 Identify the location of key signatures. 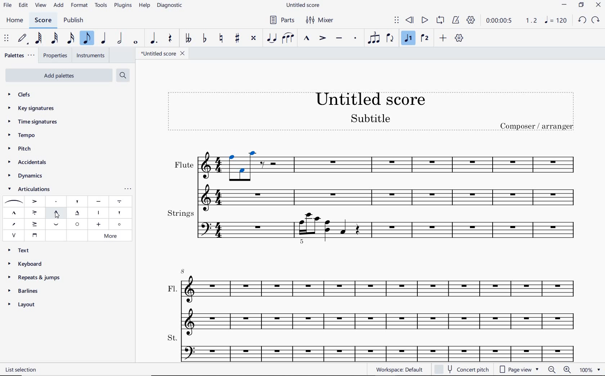
(33, 109).